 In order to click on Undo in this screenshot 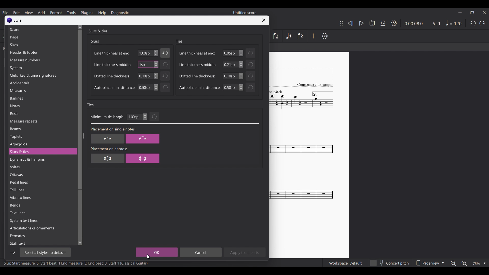, I will do `click(250, 64)`.